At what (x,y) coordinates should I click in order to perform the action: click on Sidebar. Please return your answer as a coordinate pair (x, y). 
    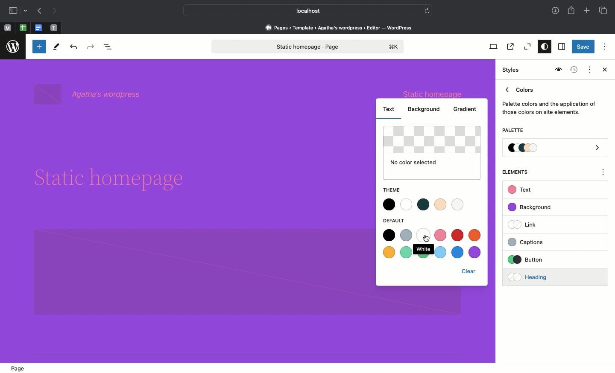
    Looking at the image, I should click on (13, 11).